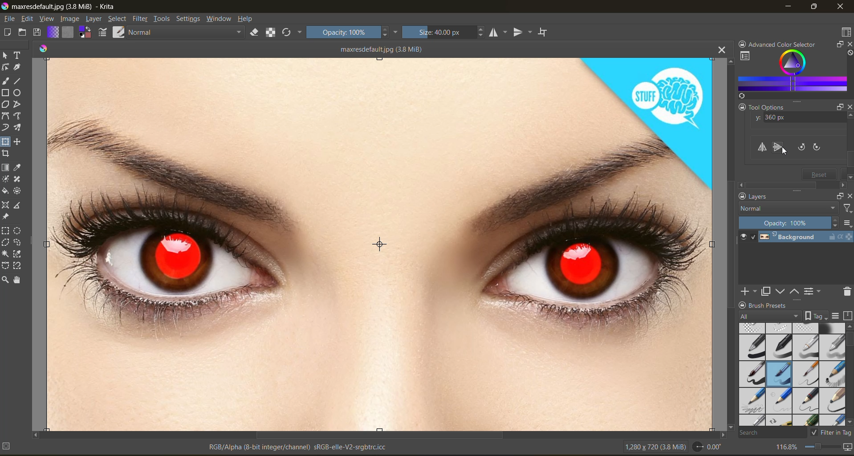 This screenshot has height=456, width=854. I want to click on opacity, so click(351, 33).